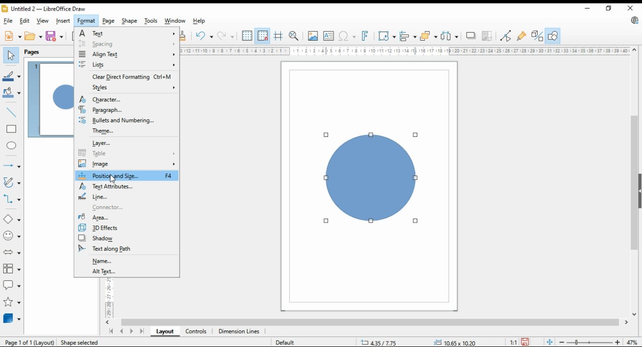 The width and height of the screenshot is (642, 347). I want to click on default, so click(287, 343).